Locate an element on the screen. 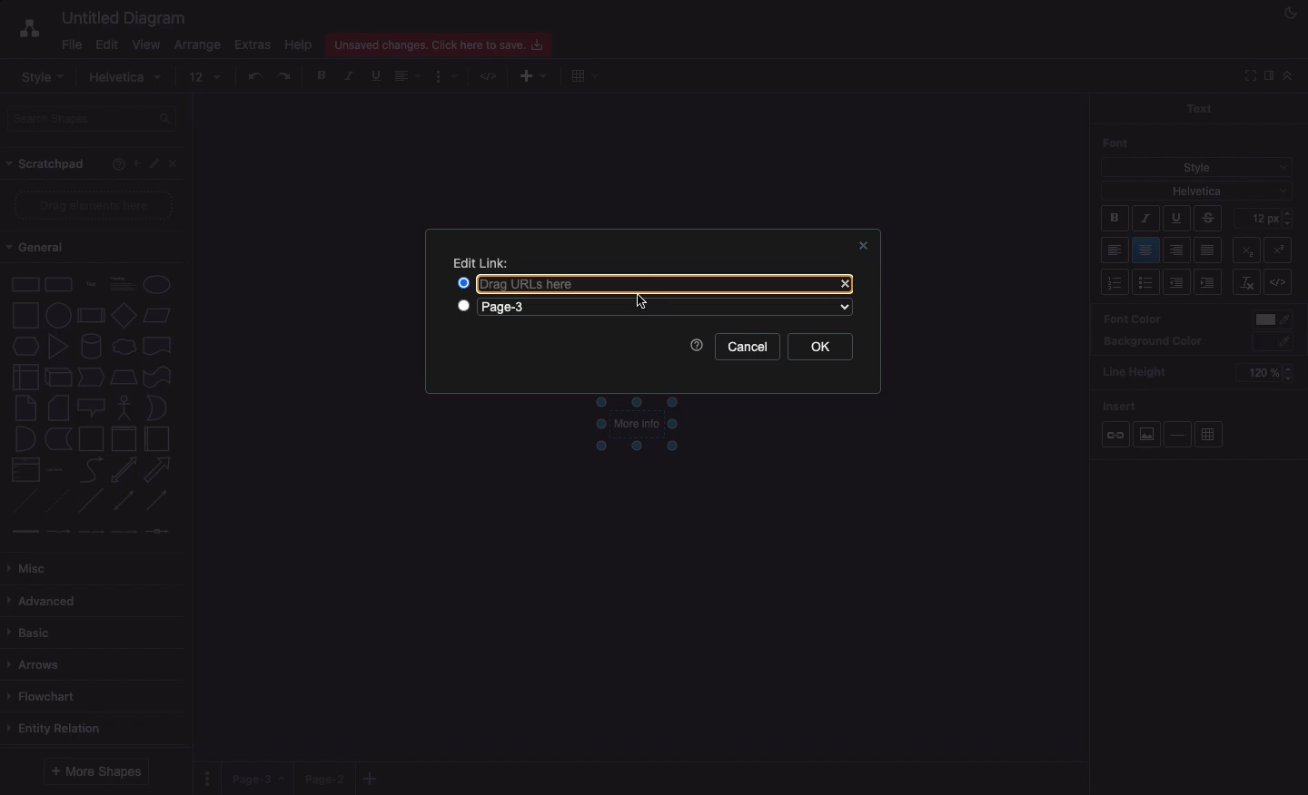 The width and height of the screenshot is (1308, 795). connector with 3 labels is located at coordinates (124, 532).